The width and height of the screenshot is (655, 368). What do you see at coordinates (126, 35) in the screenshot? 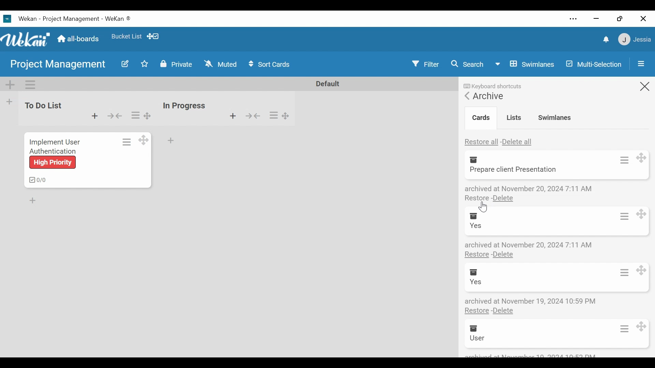
I see `favorites` at bounding box center [126, 35].